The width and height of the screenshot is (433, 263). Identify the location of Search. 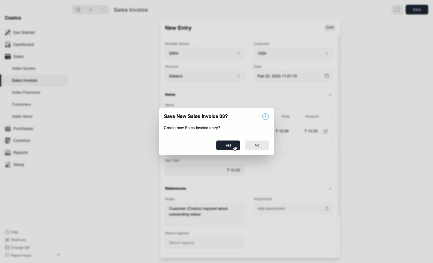
(77, 10).